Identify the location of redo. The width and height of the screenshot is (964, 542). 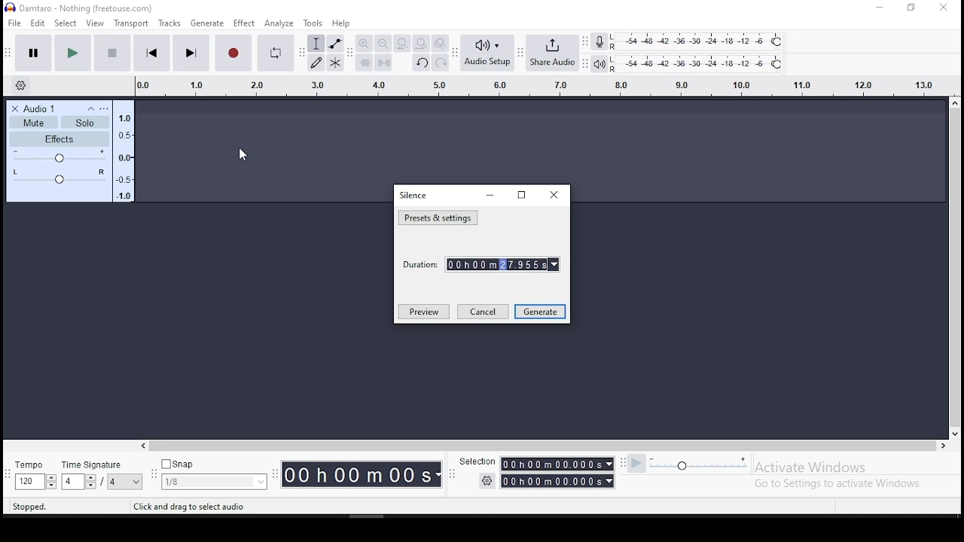
(441, 62).